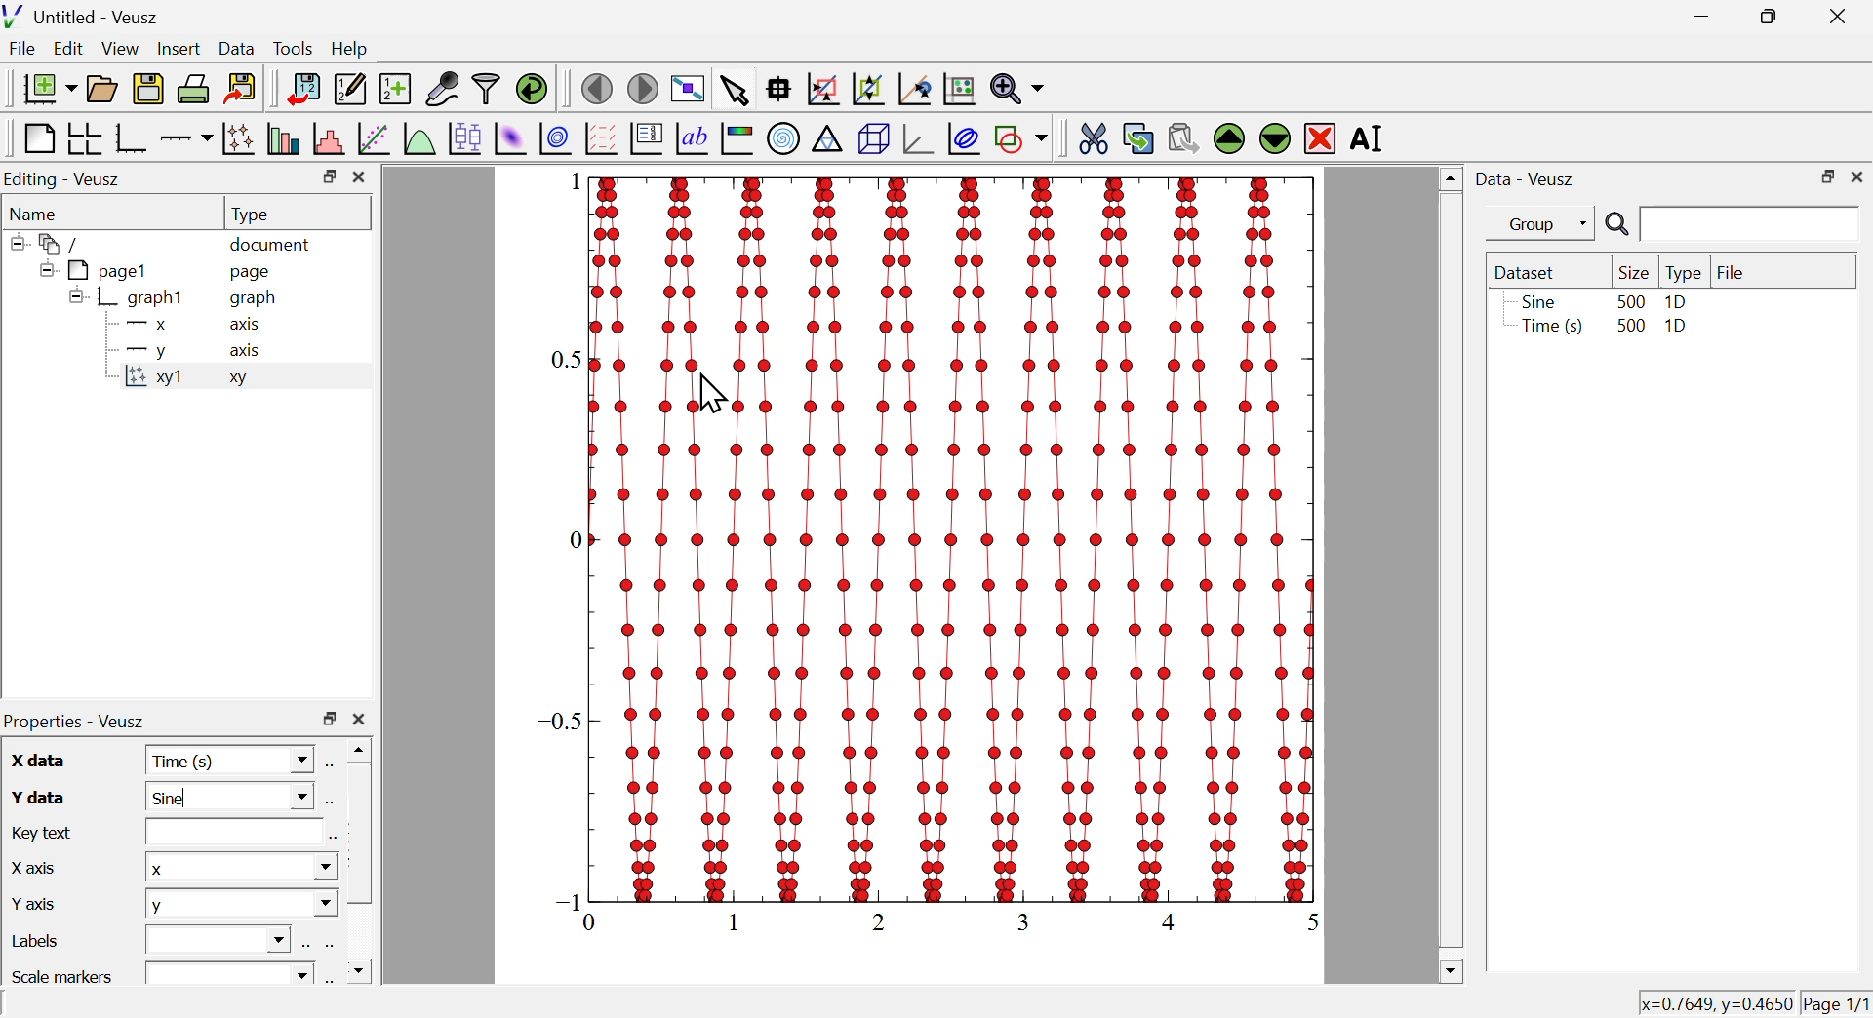 The height and width of the screenshot is (1018, 1873). I want to click on blank page, so click(37, 138).